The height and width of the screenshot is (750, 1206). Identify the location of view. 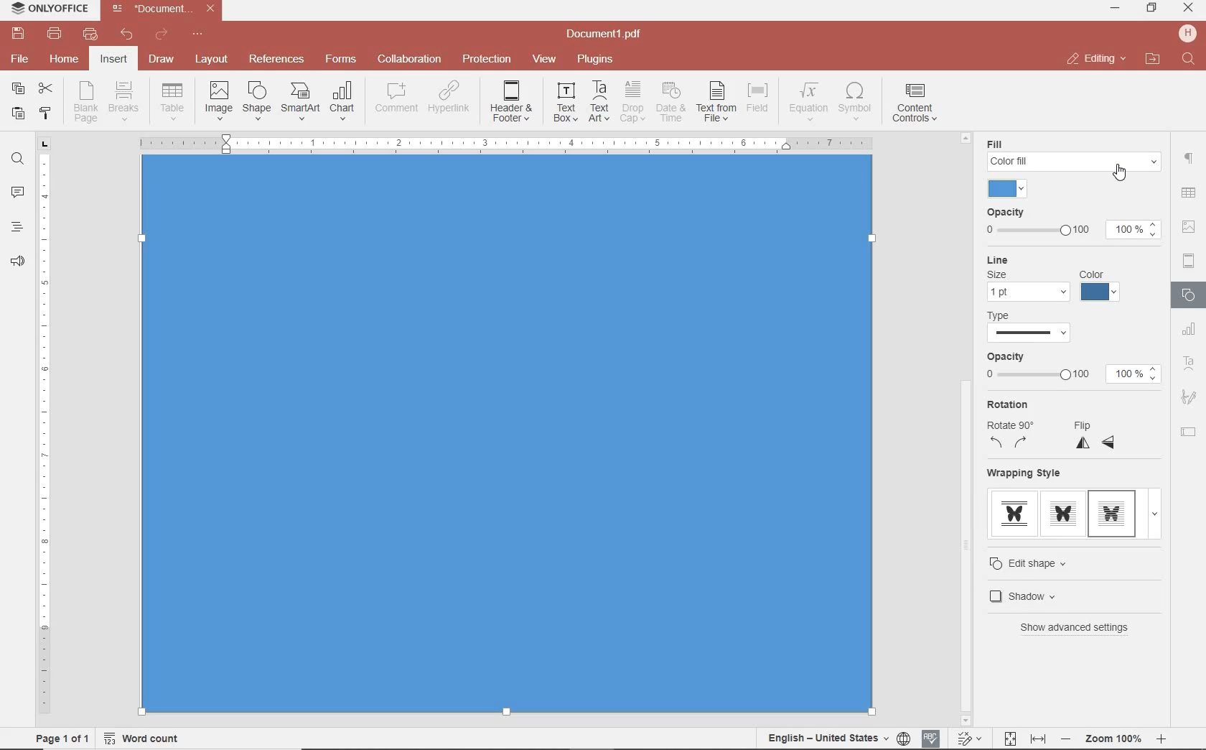
(544, 60).